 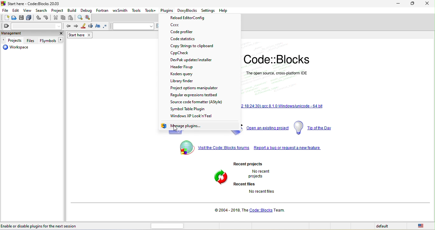 What do you see at coordinates (75, 26) in the screenshot?
I see `next` at bounding box center [75, 26].